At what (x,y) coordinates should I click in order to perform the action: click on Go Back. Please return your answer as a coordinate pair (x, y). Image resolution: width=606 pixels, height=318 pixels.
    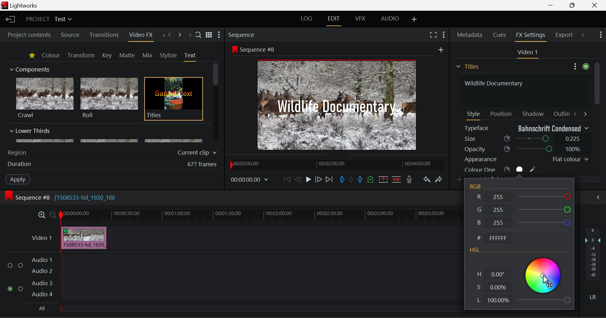
    Looking at the image, I should click on (298, 179).